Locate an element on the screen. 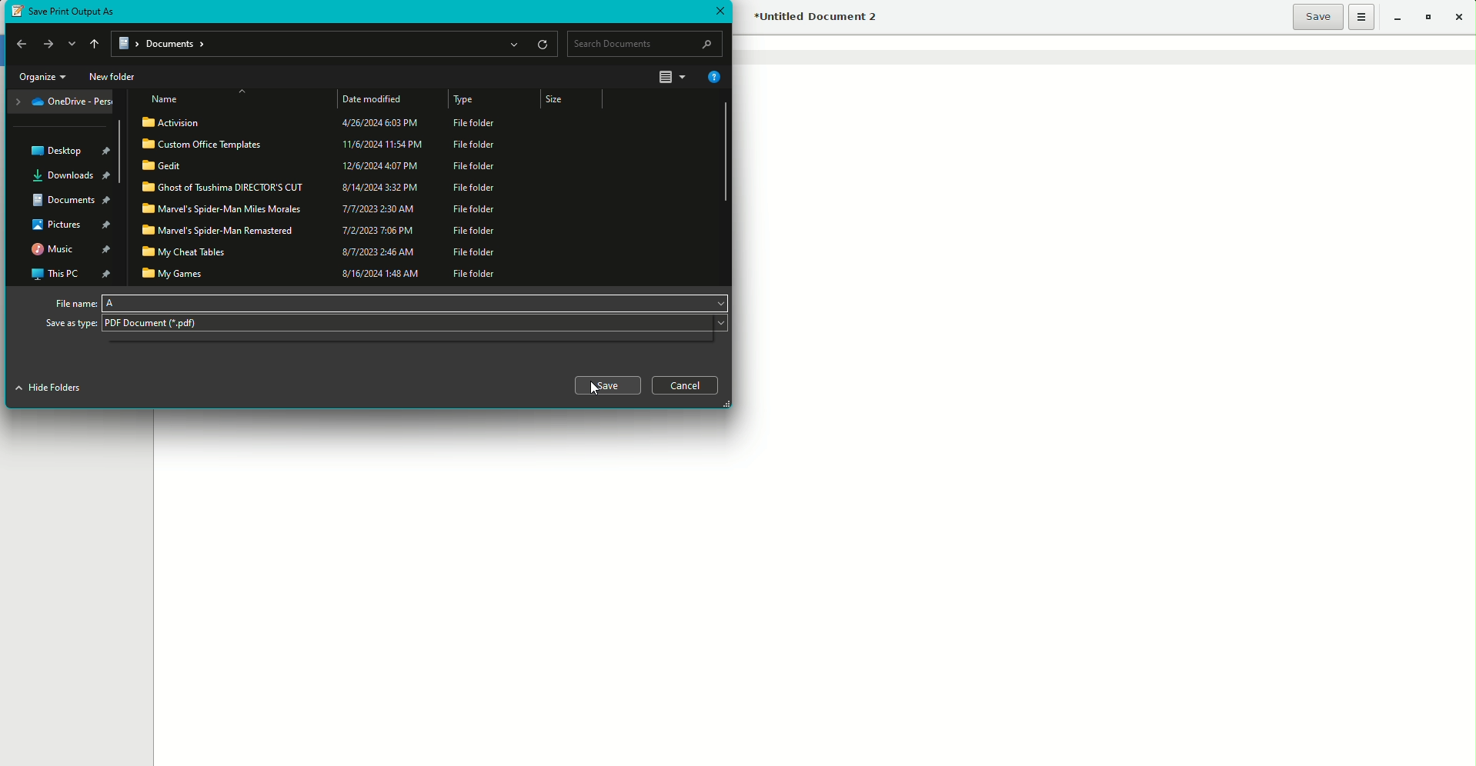 This screenshot has width=1476, height=766. Restore is located at coordinates (1427, 18).